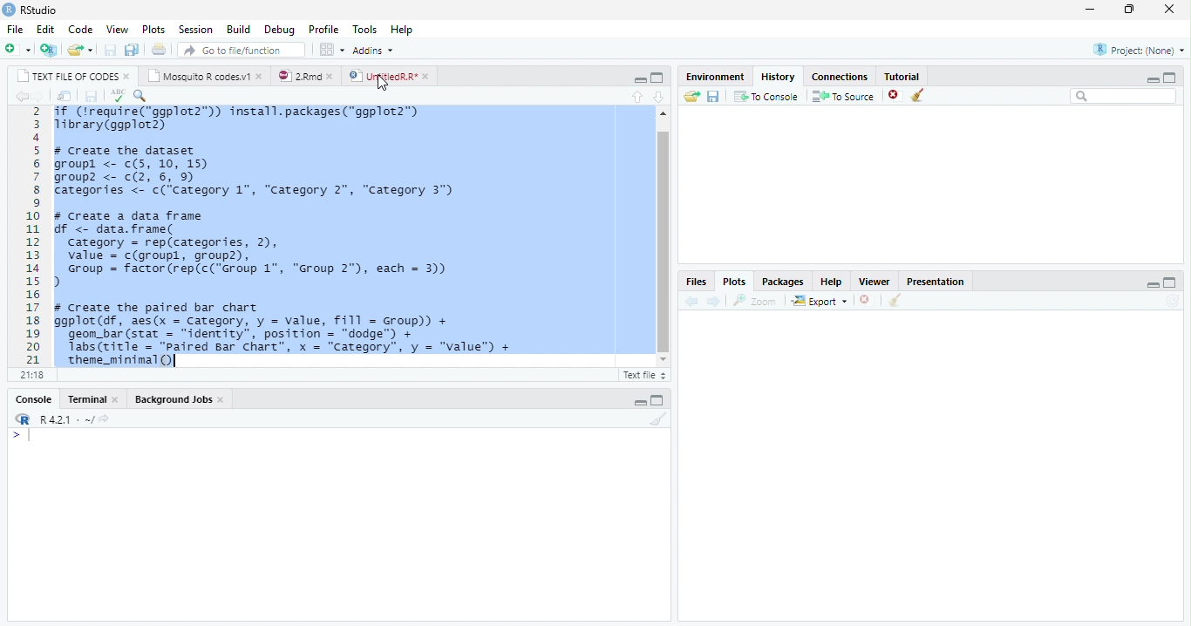 The height and width of the screenshot is (626, 1191). Describe the element at coordinates (133, 49) in the screenshot. I see `save all document` at that location.